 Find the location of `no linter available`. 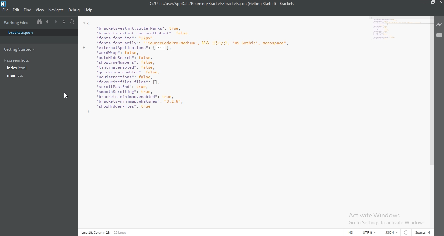

no linter available is located at coordinates (406, 233).